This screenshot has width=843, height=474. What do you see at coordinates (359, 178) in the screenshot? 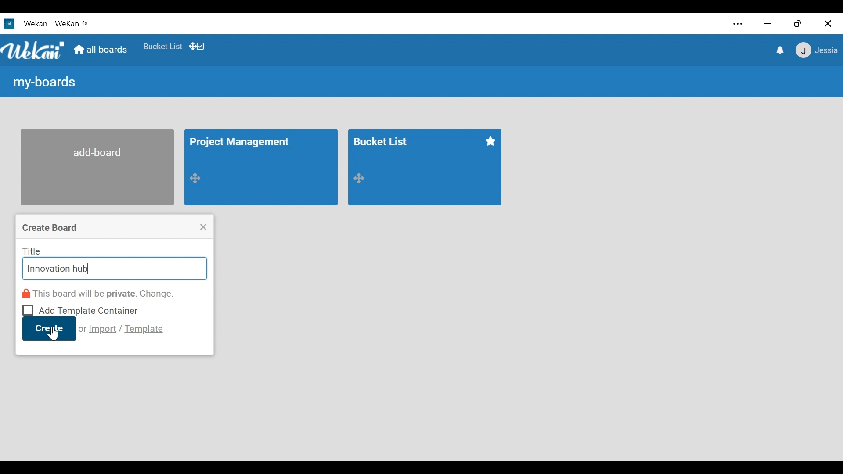
I see `Desktop drag handle` at bounding box center [359, 178].